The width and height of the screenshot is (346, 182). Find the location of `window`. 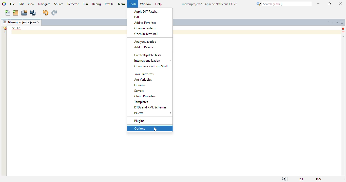

window is located at coordinates (146, 4).